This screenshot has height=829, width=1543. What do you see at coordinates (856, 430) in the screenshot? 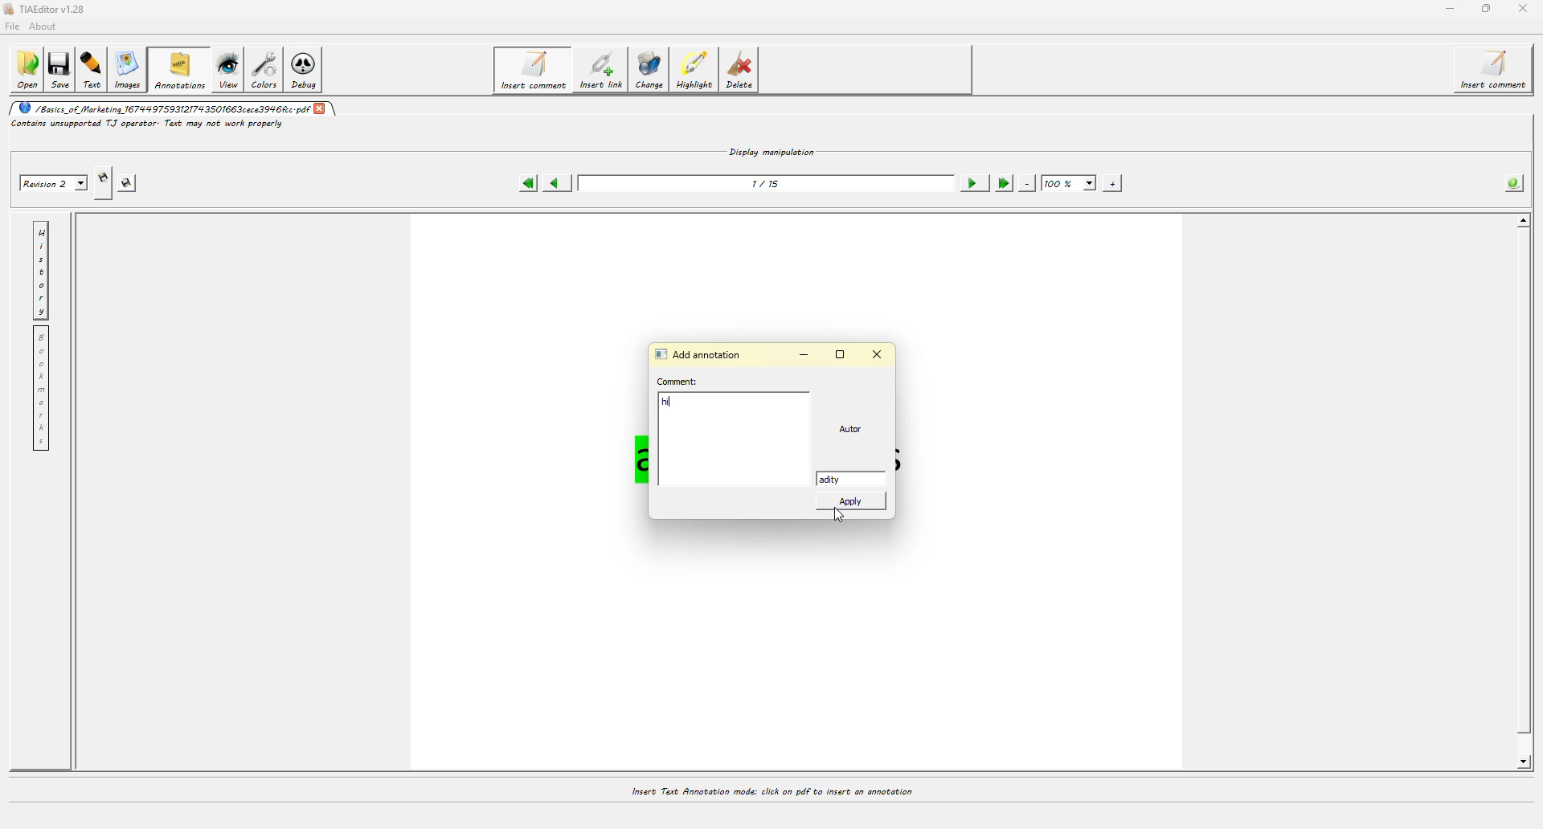
I see `Autor` at bounding box center [856, 430].